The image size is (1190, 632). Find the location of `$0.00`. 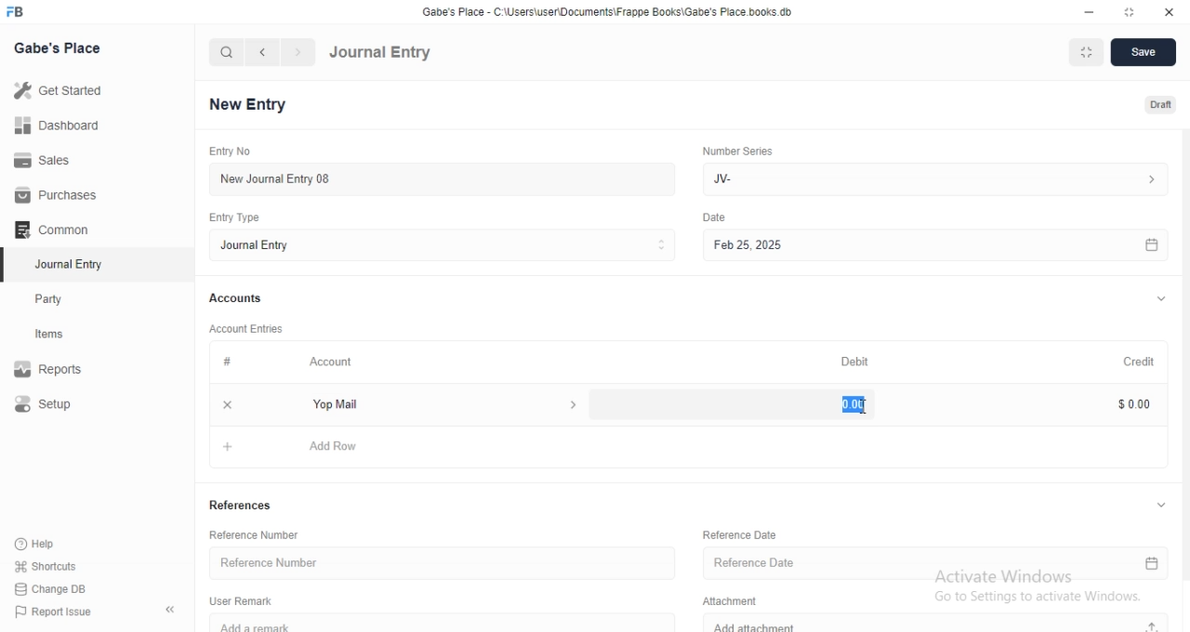

$0.00 is located at coordinates (1125, 403).